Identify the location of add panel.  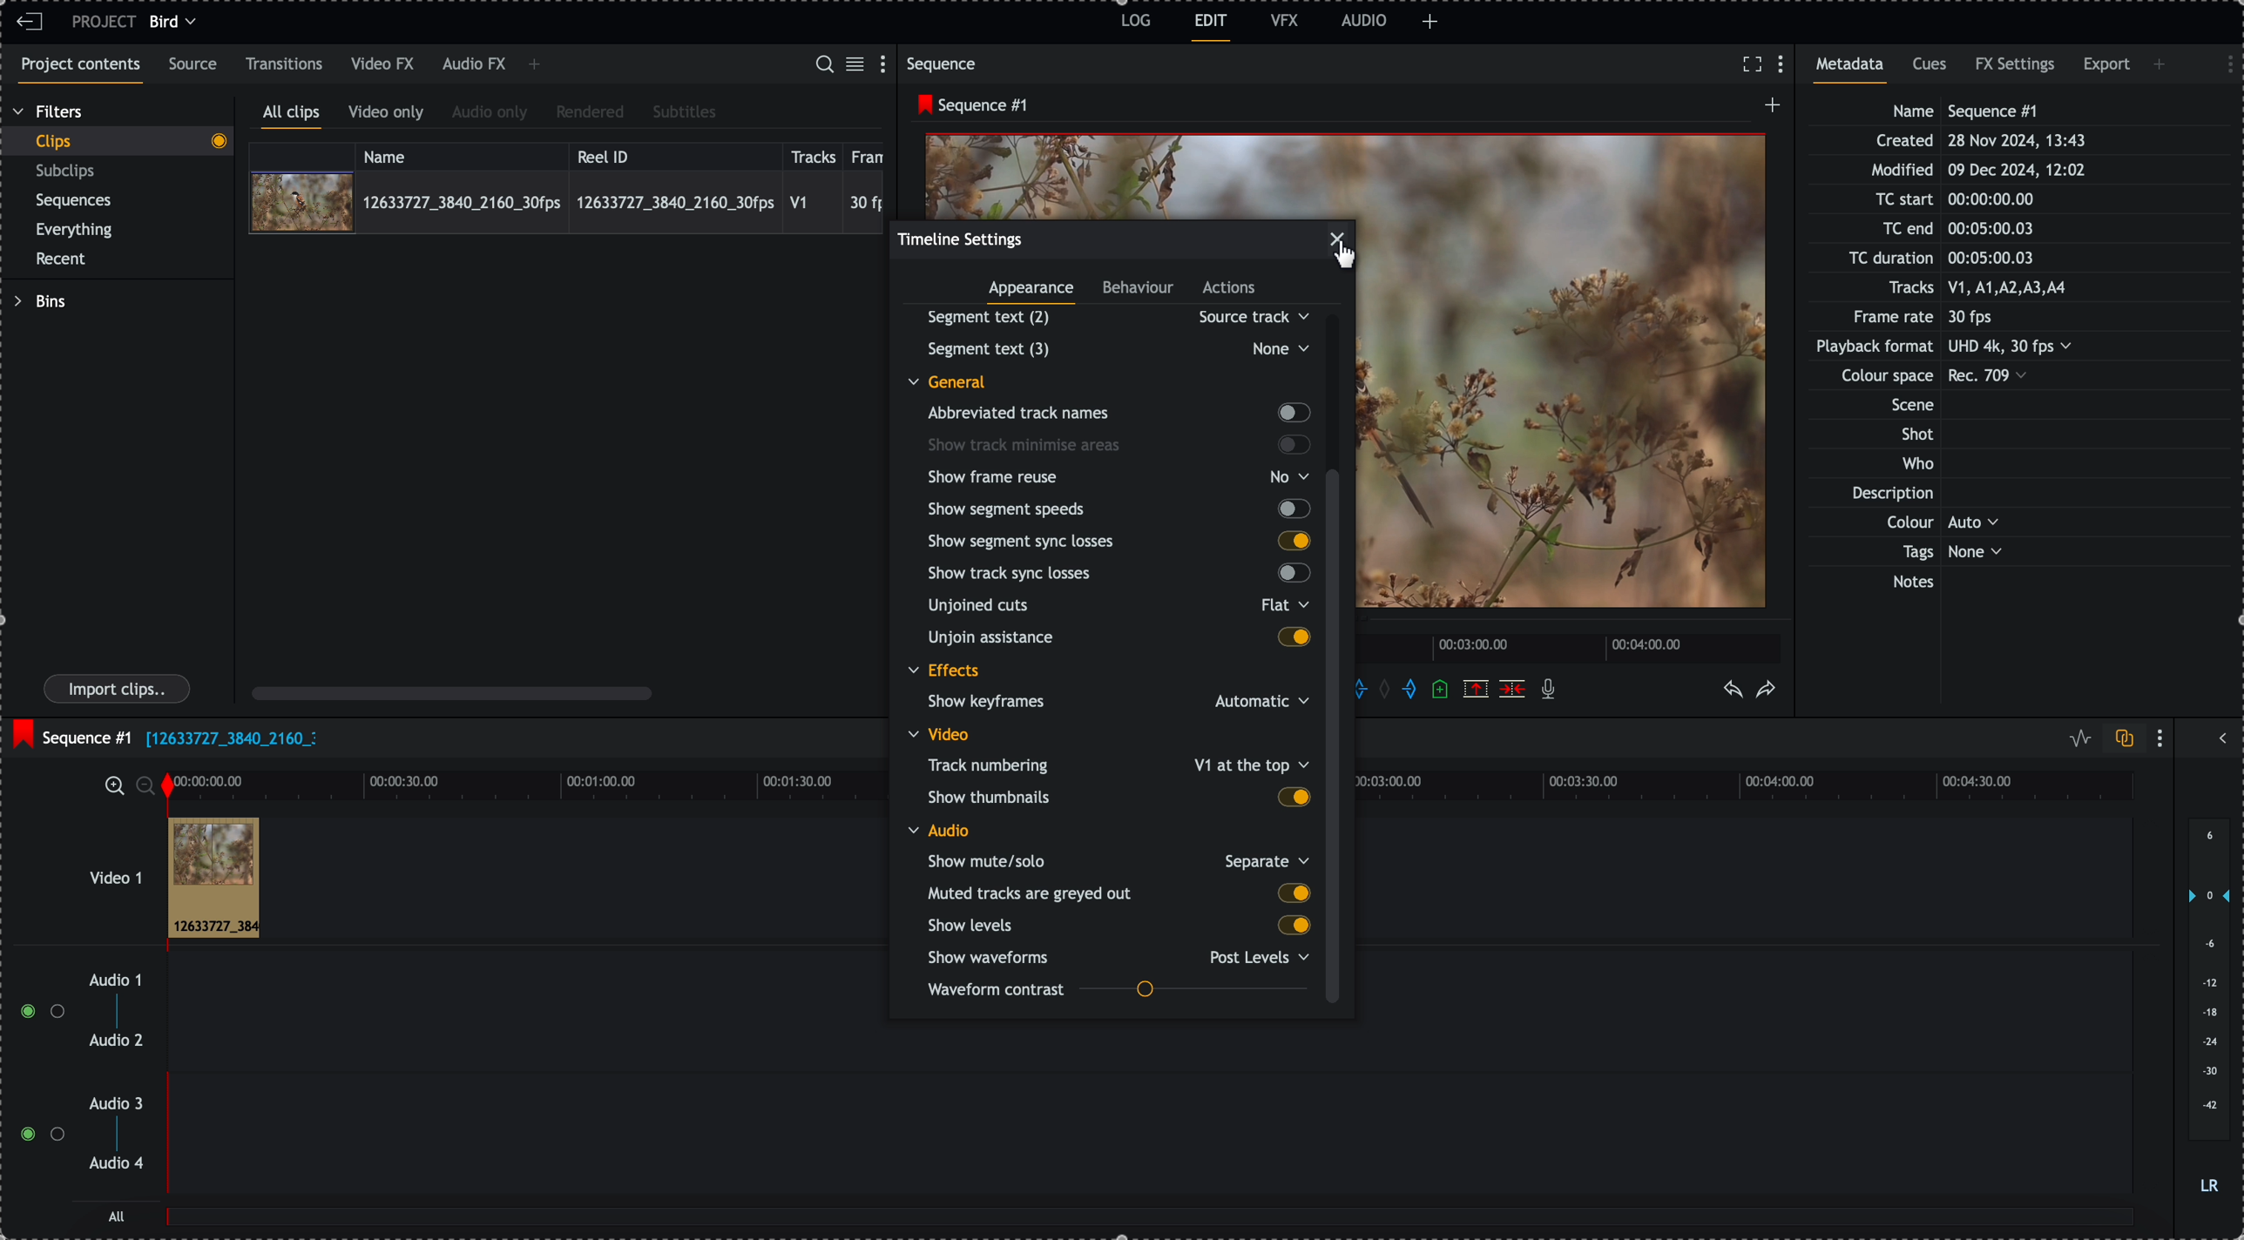
(1430, 22).